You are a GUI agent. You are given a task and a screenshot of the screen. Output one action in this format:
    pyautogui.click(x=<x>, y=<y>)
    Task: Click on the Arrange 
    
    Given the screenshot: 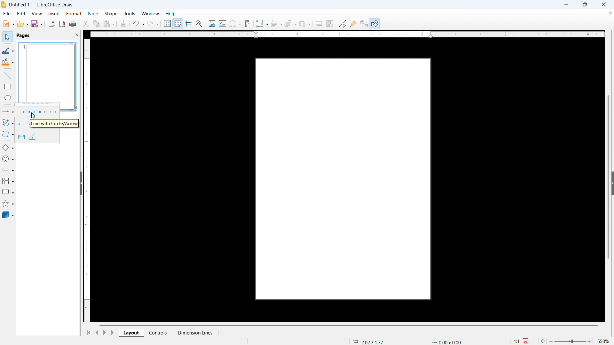 What is the action you would take?
    pyautogui.click(x=291, y=24)
    